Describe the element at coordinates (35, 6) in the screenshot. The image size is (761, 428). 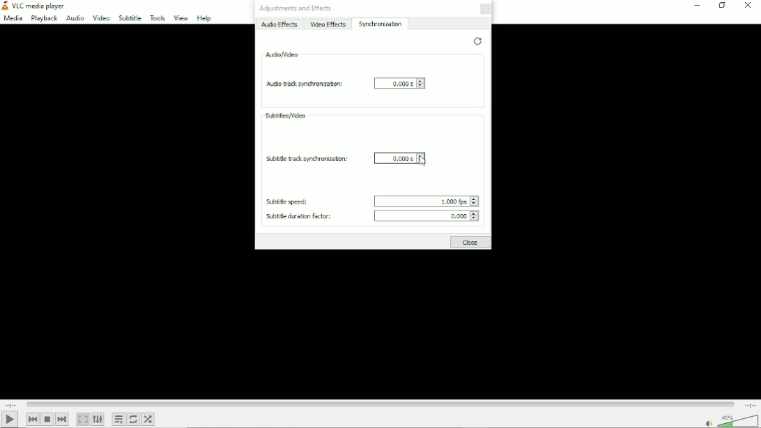
I see `VLC media player` at that location.